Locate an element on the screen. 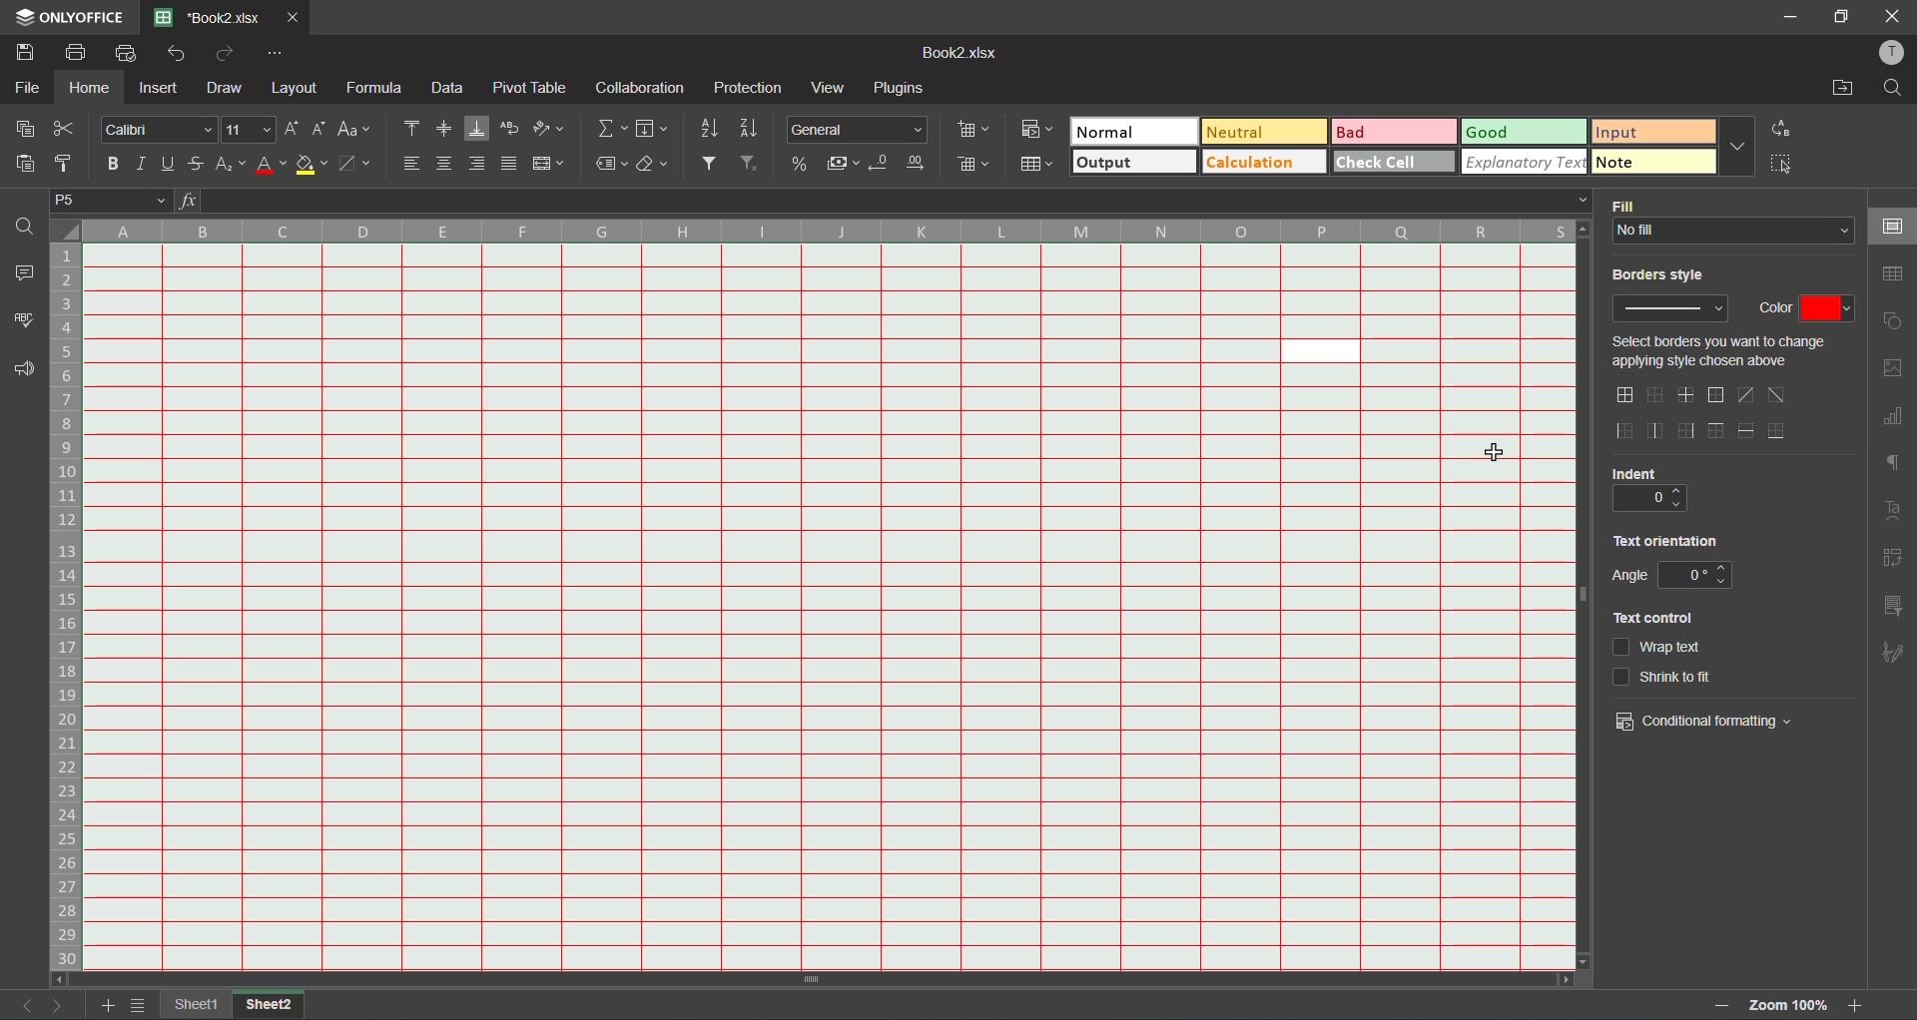 This screenshot has width=1917, height=1020. ONLY OFFICE is located at coordinates (73, 13).